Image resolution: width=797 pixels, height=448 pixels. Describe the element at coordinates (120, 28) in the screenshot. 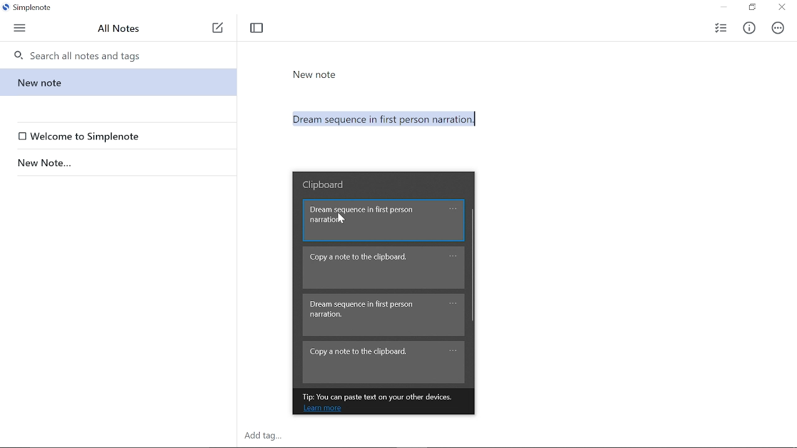

I see `All notes` at that location.